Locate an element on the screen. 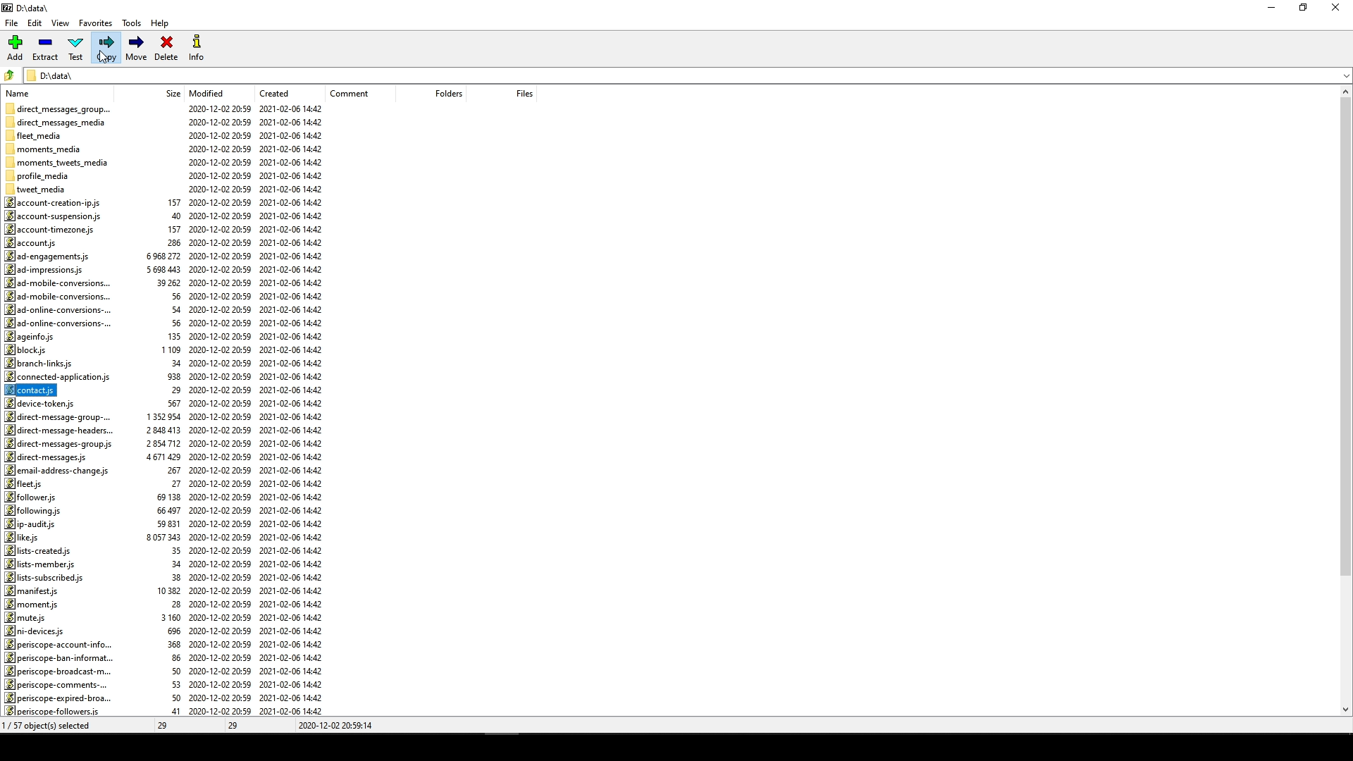 Image resolution: width=1353 pixels, height=761 pixels. size is located at coordinates (168, 94).